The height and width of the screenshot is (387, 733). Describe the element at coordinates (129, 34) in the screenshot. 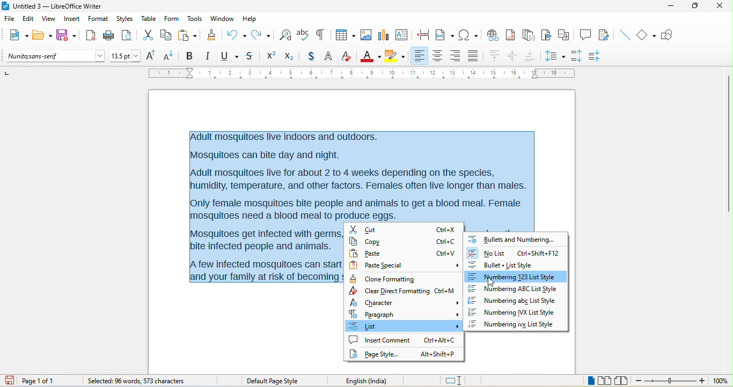

I see `print preview` at that location.